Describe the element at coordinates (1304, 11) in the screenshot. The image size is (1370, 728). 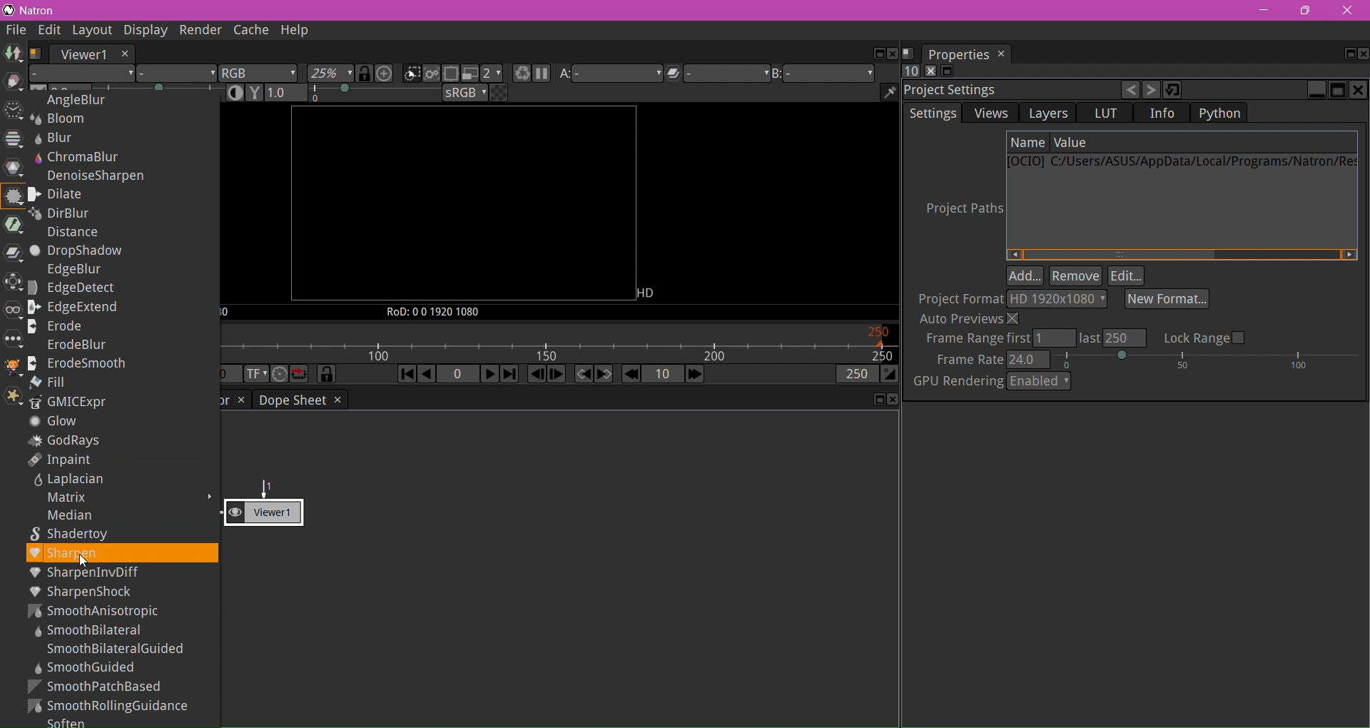
I see `Restore Down` at that location.